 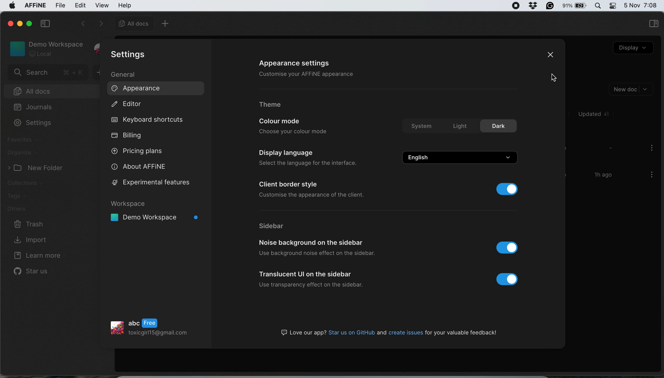 What do you see at coordinates (389, 333) in the screenshot?
I see `GJ Love our app? Star us on GitHub and create issues for your valuable feedback` at bounding box center [389, 333].